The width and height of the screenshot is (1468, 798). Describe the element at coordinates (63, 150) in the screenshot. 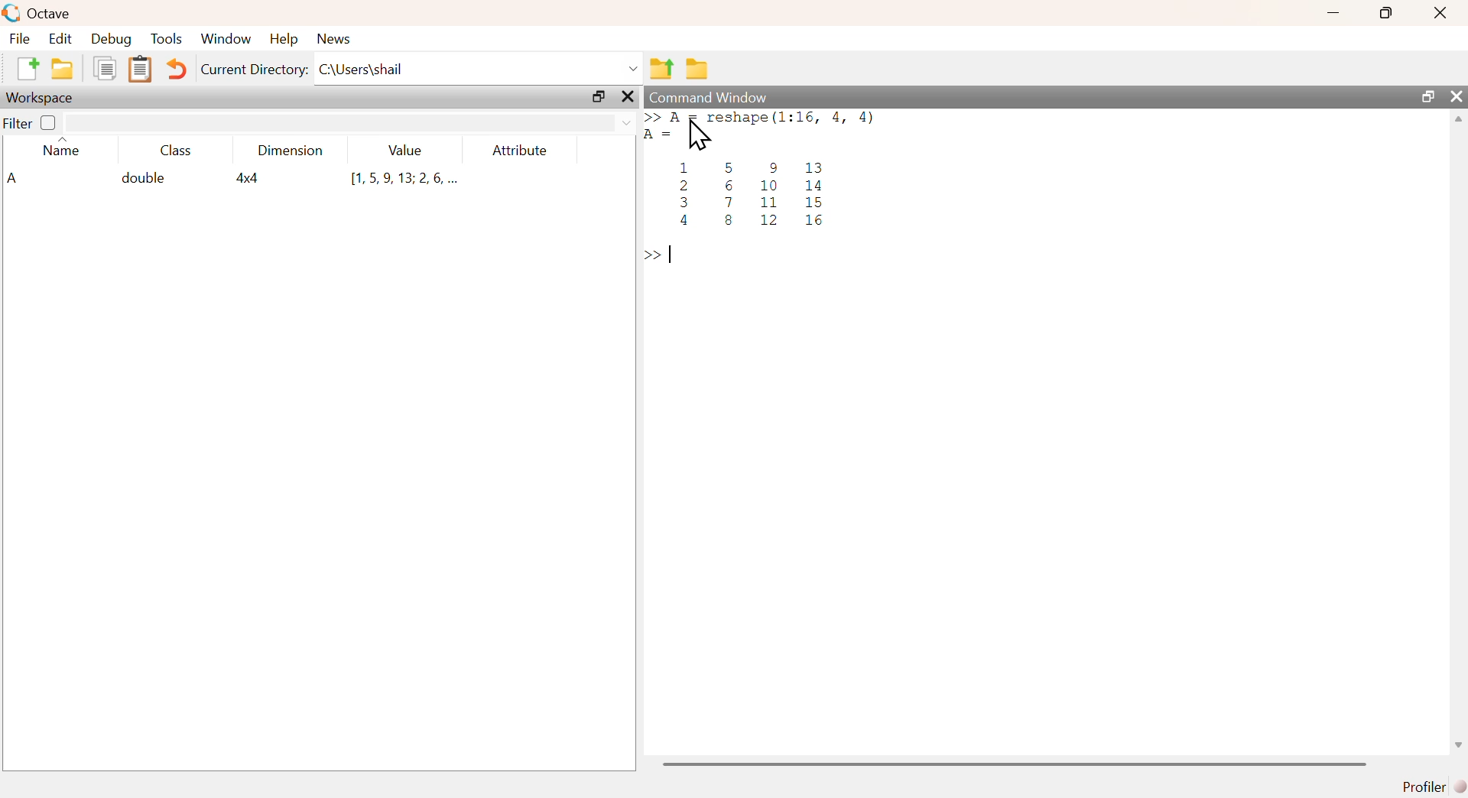

I see `name` at that location.